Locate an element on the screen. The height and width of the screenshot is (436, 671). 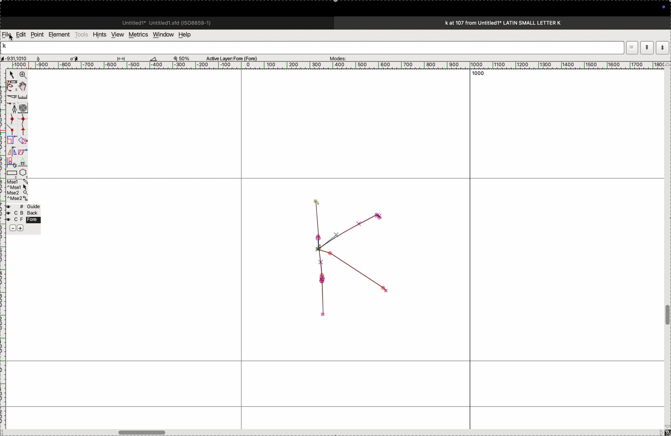
horizontal scale is located at coordinates (329, 65).